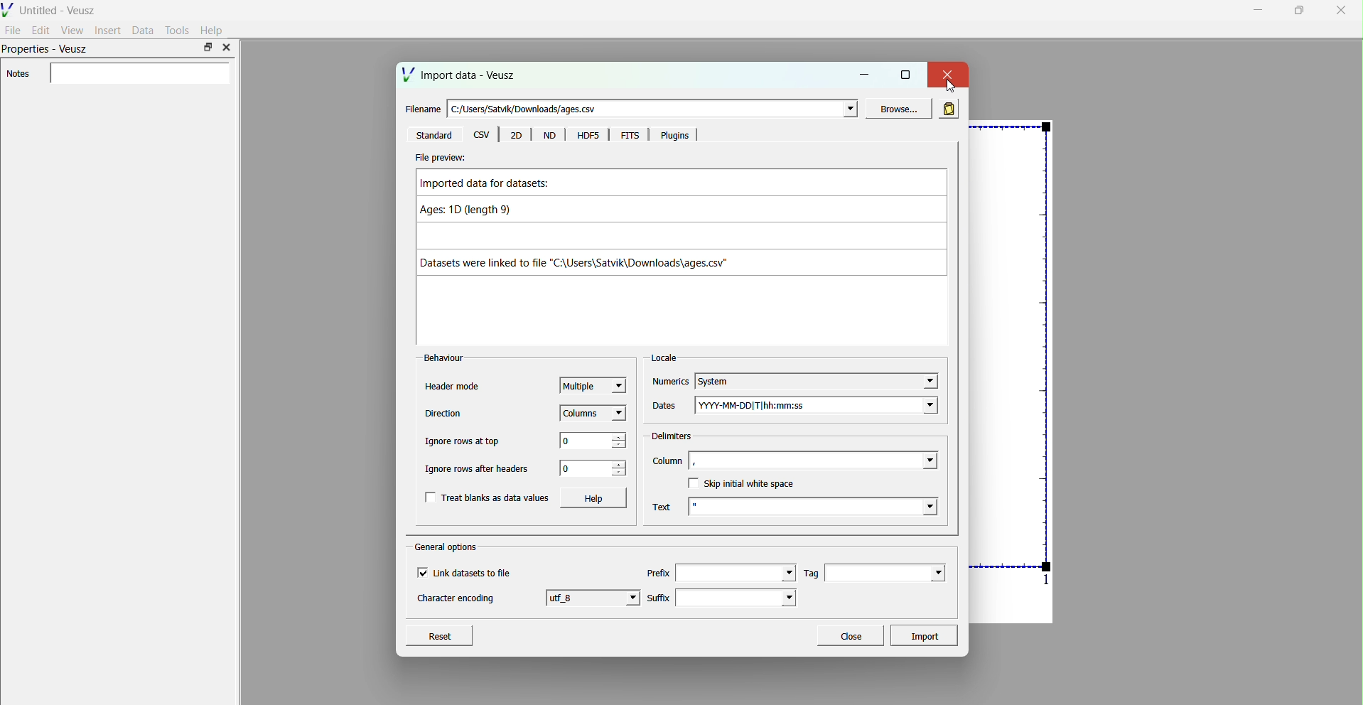  Describe the element at coordinates (818, 404) in the screenshot. I see `YYYY-MM-DD|T|hh:mm:ss` at that location.